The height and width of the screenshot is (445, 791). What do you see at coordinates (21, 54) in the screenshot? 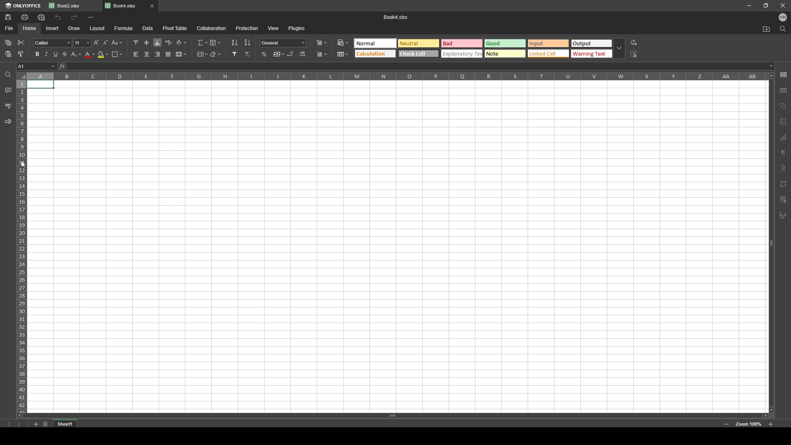
I see `copy style` at bounding box center [21, 54].